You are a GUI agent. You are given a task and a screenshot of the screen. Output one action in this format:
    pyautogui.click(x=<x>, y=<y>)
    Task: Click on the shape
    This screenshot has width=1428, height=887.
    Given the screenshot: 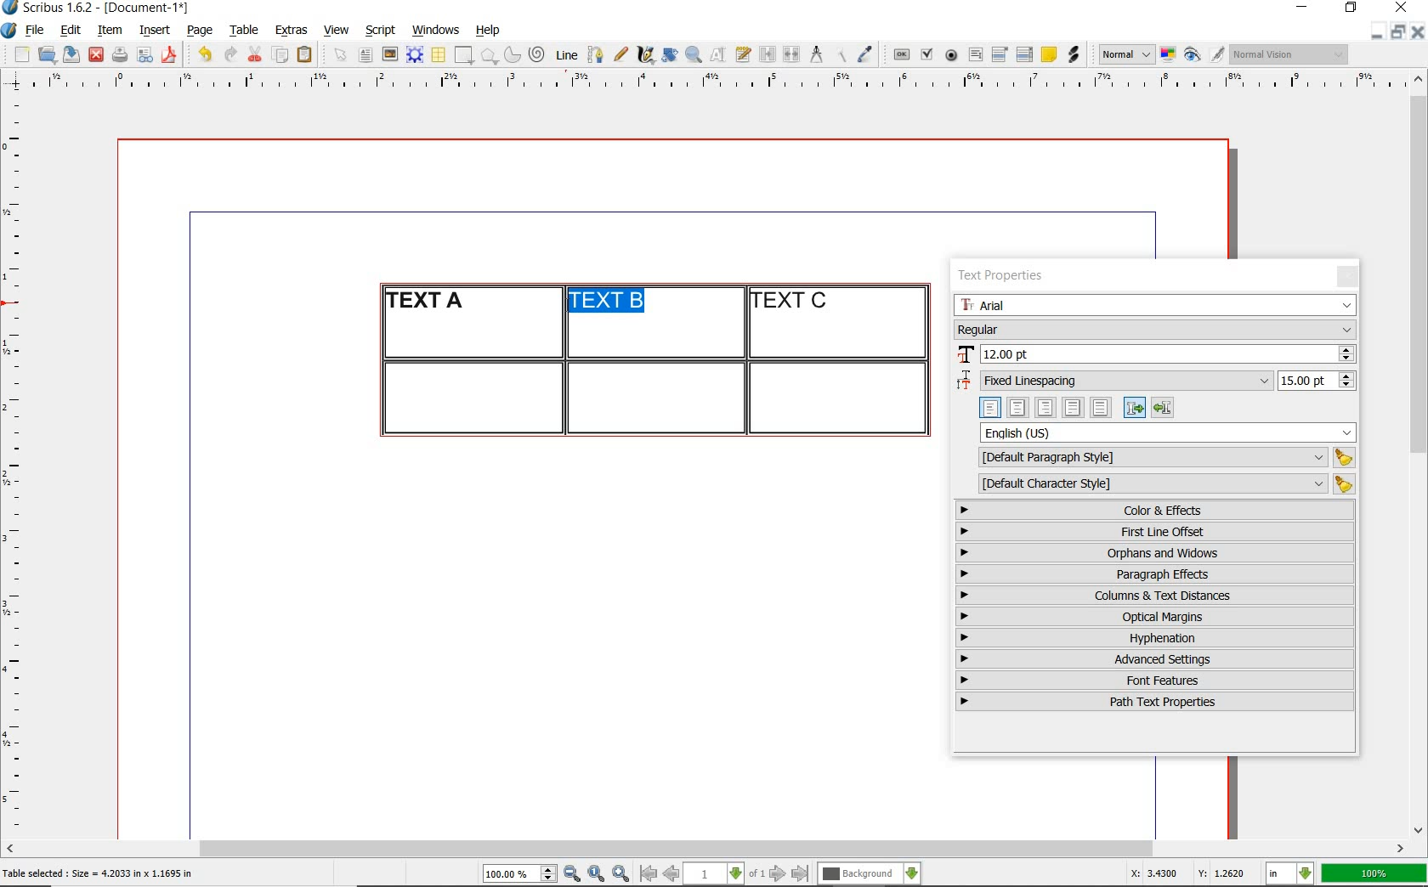 What is the action you would take?
    pyautogui.click(x=466, y=56)
    